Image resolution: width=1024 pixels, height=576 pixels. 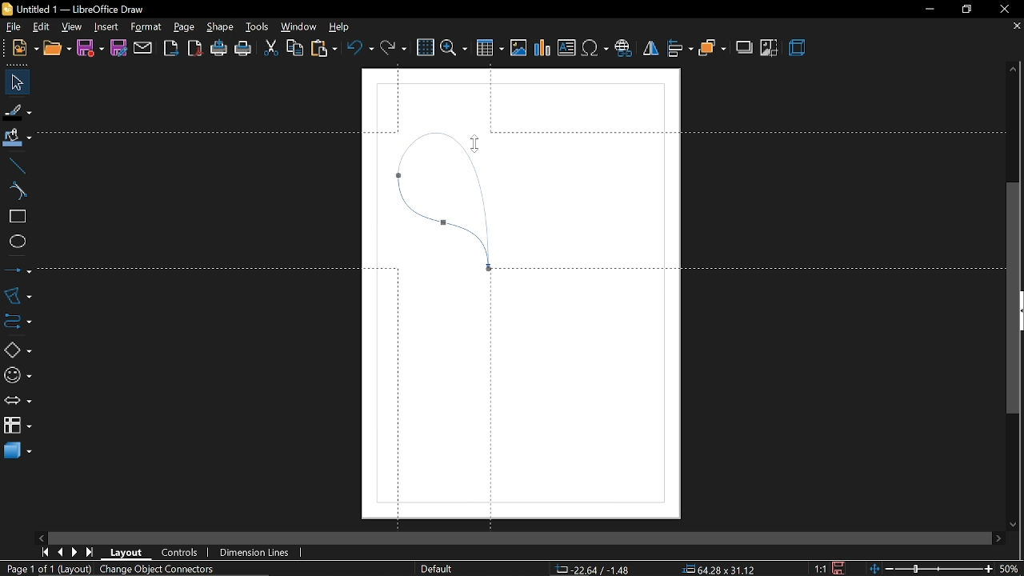 What do you see at coordinates (720, 568) in the screenshot?
I see `64.28x31.12` at bounding box center [720, 568].